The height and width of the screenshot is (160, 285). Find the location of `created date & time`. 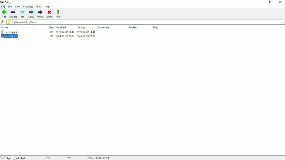

created date & time is located at coordinates (86, 32).